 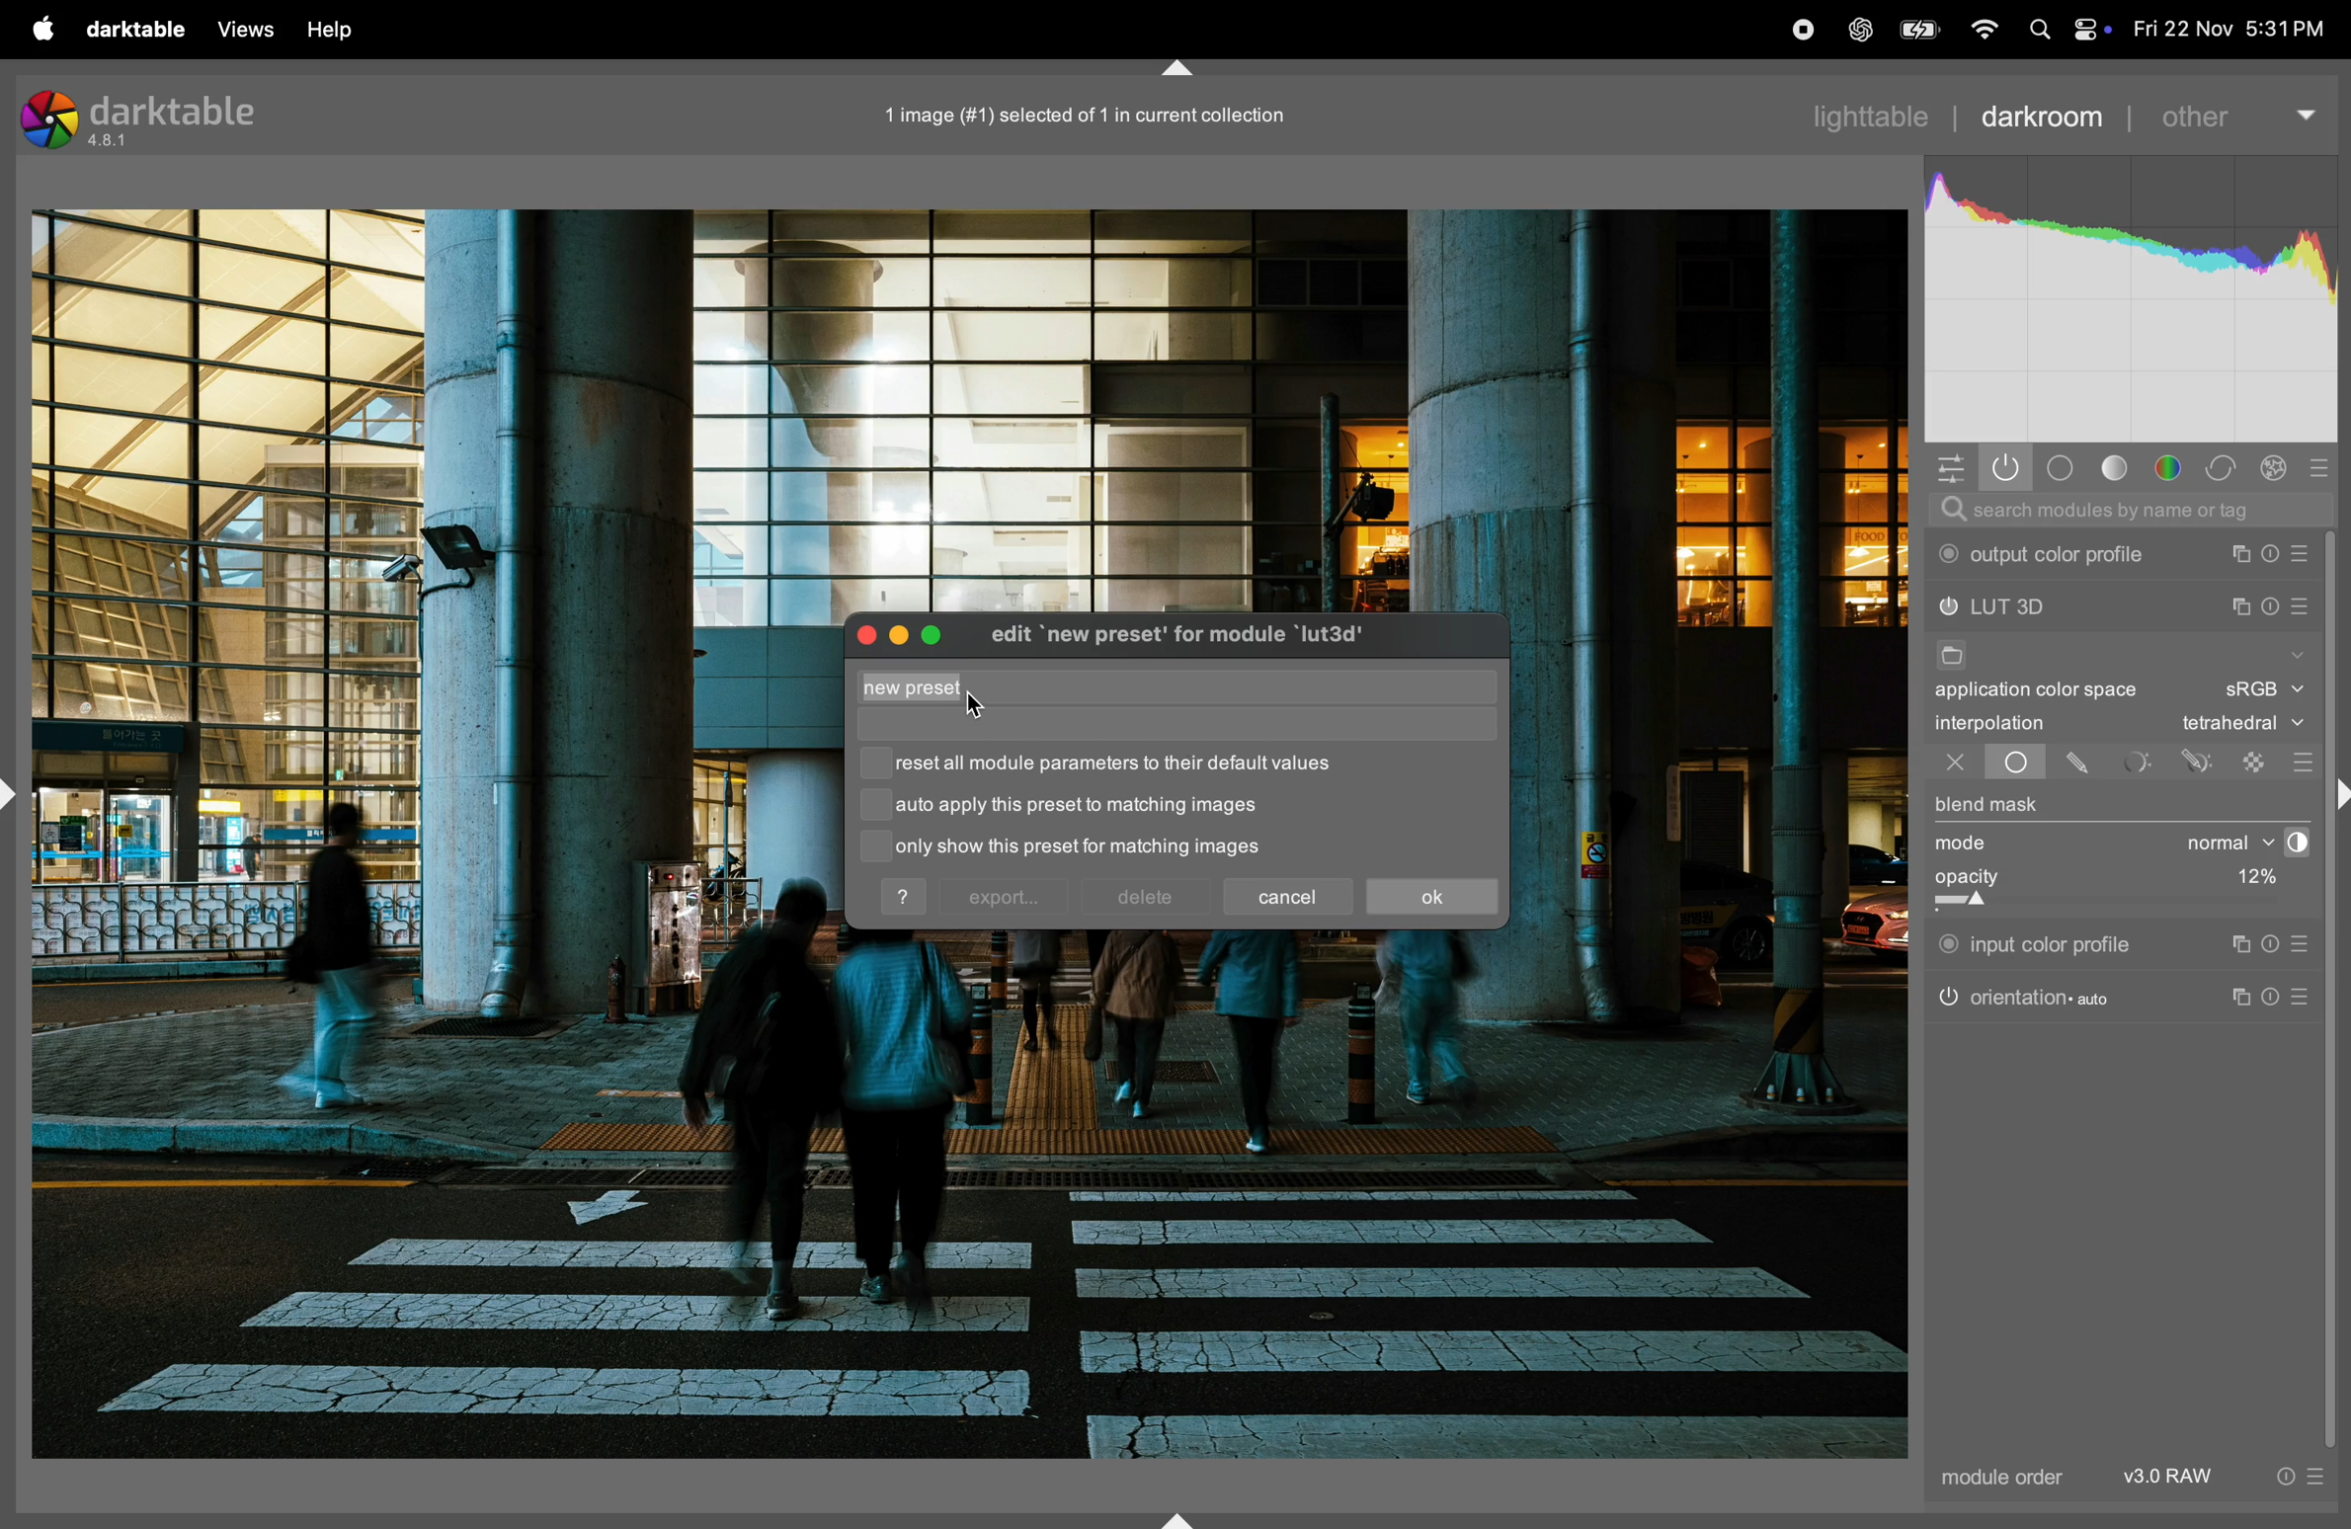 What do you see at coordinates (1946, 465) in the screenshot?
I see `quick access panel` at bounding box center [1946, 465].